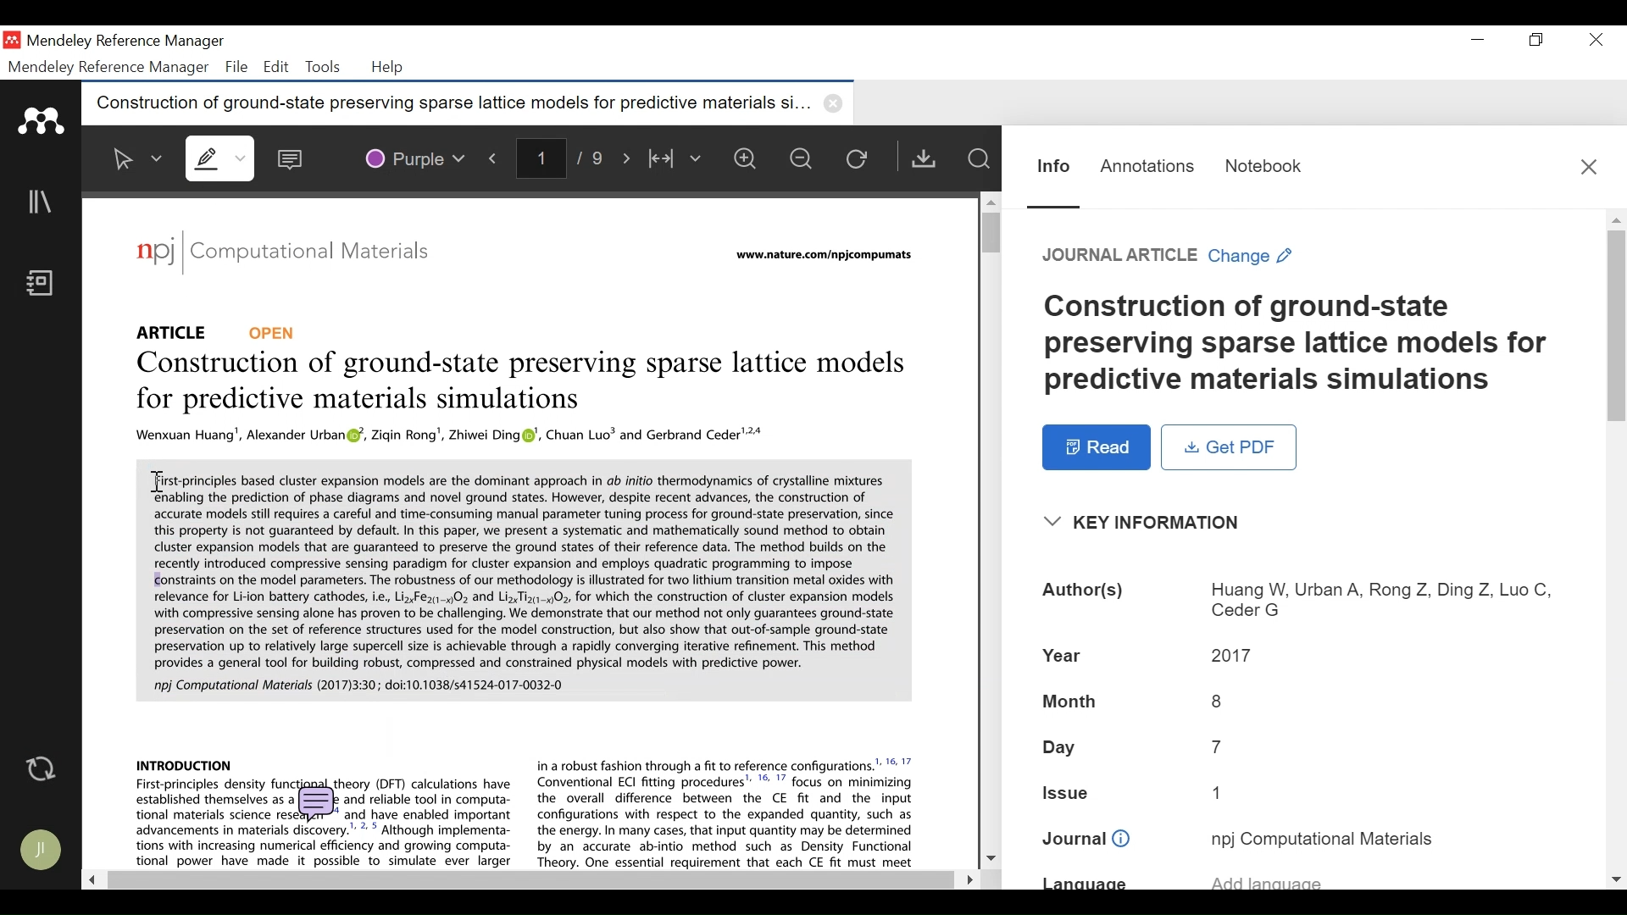  What do you see at coordinates (294, 155) in the screenshot?
I see `Sticky Note` at bounding box center [294, 155].